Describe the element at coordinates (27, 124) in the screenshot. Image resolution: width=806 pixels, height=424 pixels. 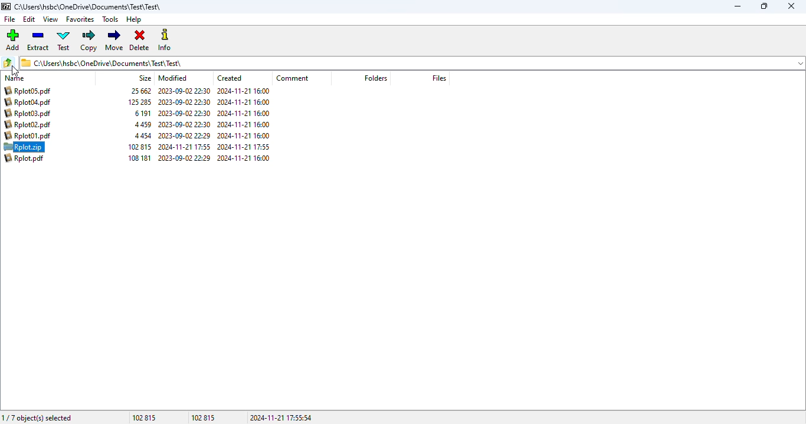
I see `Rplot02.pdf` at that location.